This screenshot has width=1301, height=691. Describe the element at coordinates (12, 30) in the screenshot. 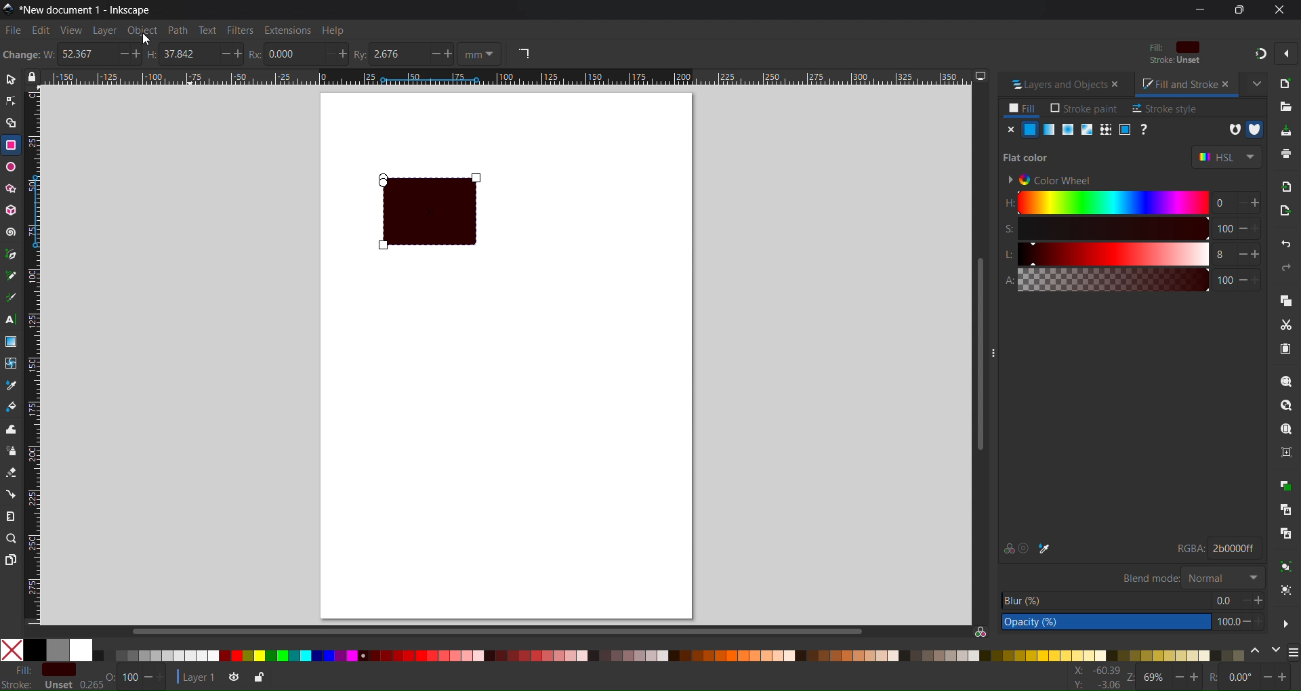

I see `File` at that location.